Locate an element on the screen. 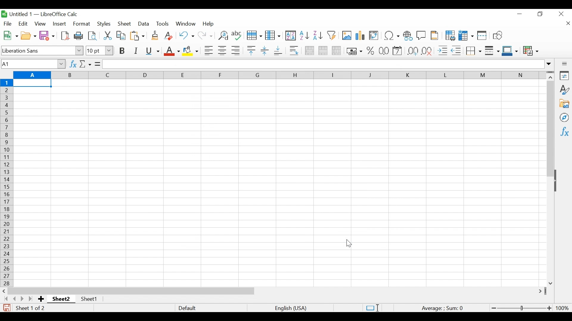  Format as Date is located at coordinates (384, 51).